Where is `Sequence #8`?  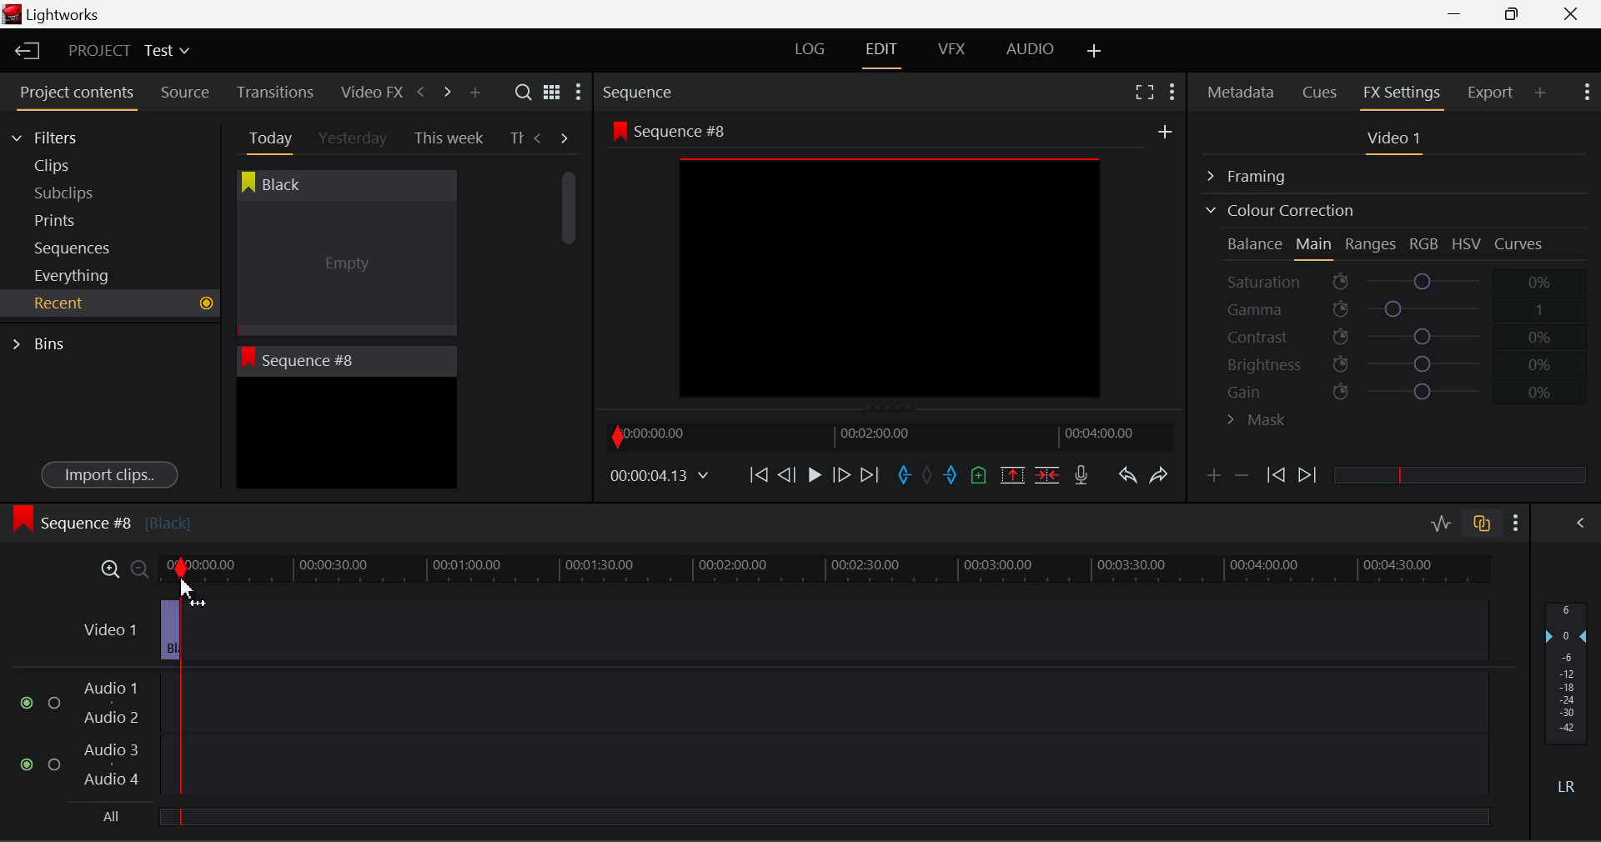
Sequence #8 is located at coordinates (101, 519).